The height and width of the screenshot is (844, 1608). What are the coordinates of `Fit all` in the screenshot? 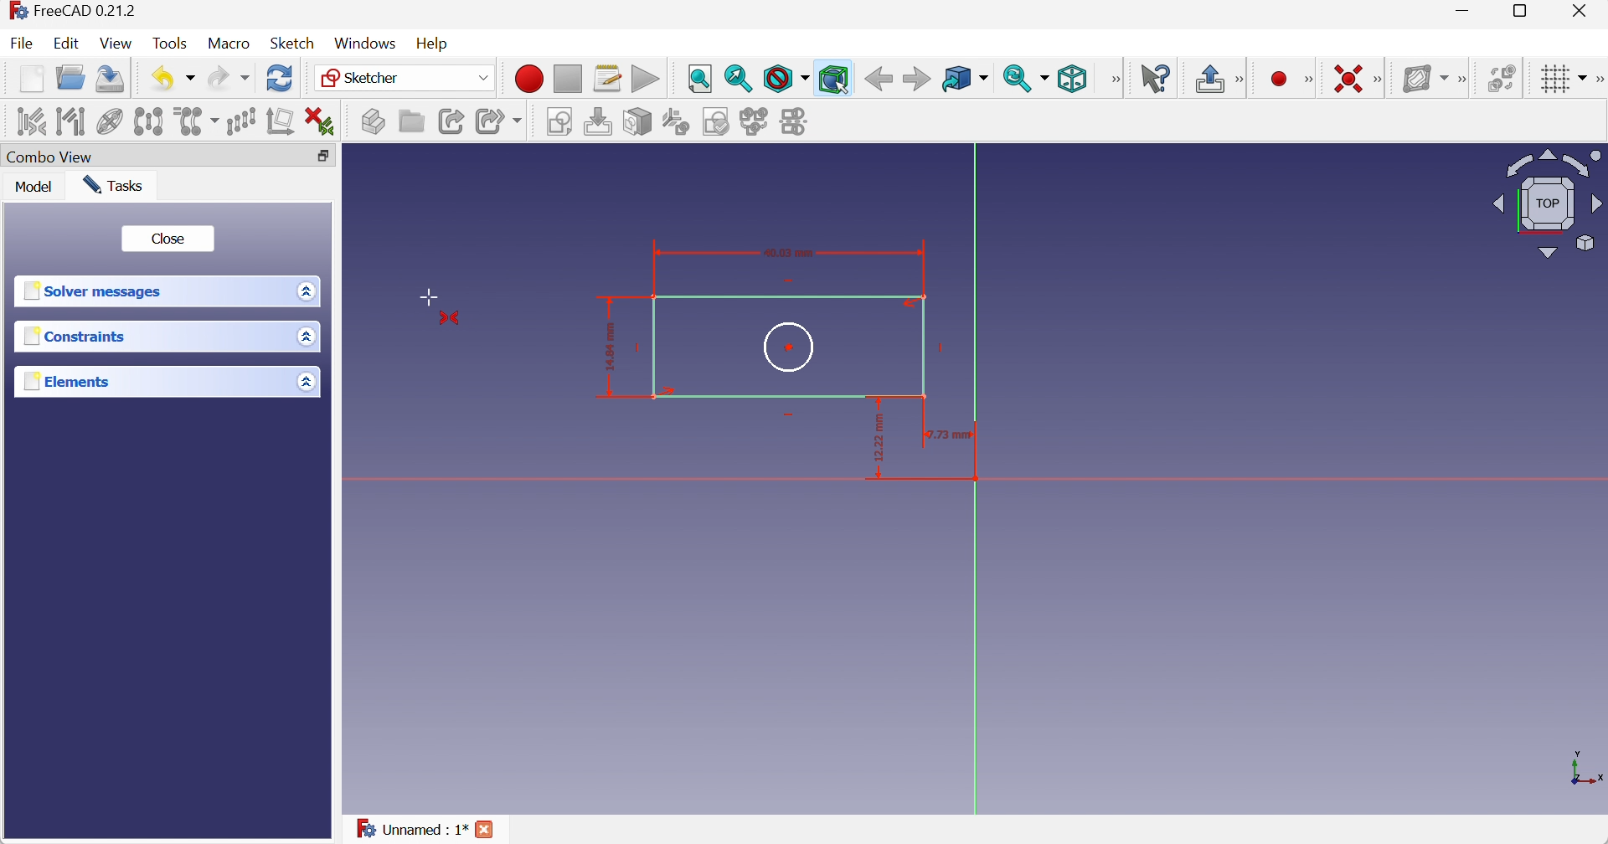 It's located at (701, 80).